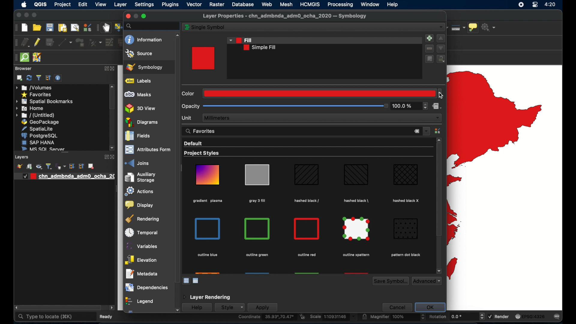 Image resolution: width=576 pixels, height=324 pixels. Describe the element at coordinates (473, 28) in the screenshot. I see `show map tips` at that location.